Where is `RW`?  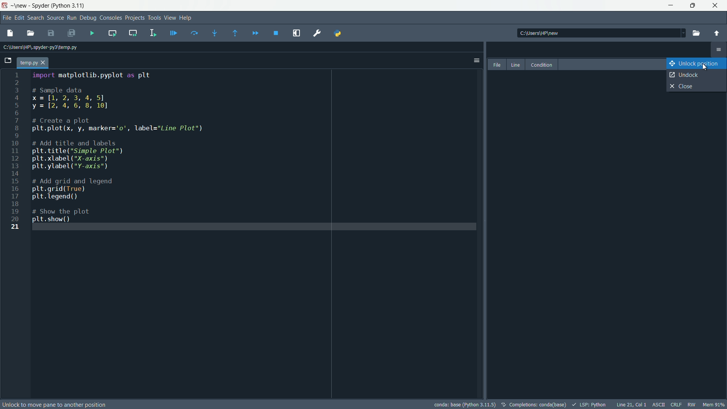 RW is located at coordinates (693, 404).